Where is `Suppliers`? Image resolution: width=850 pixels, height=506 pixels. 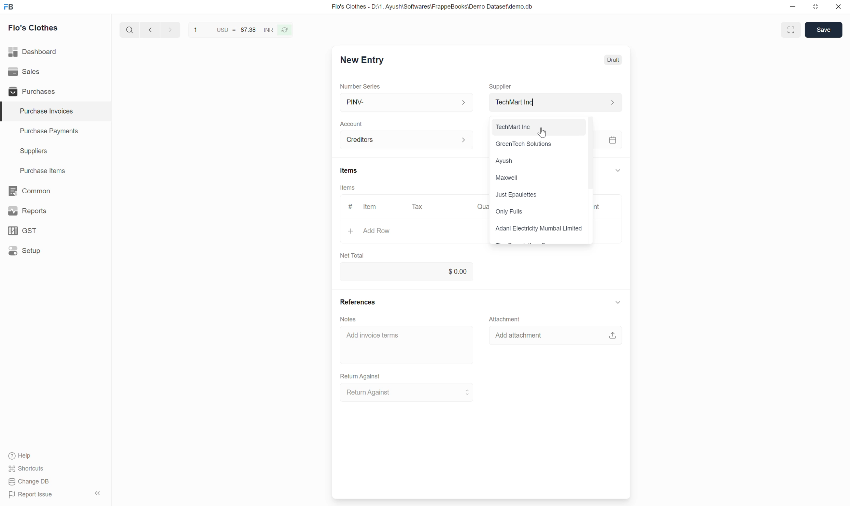 Suppliers is located at coordinates (29, 151).